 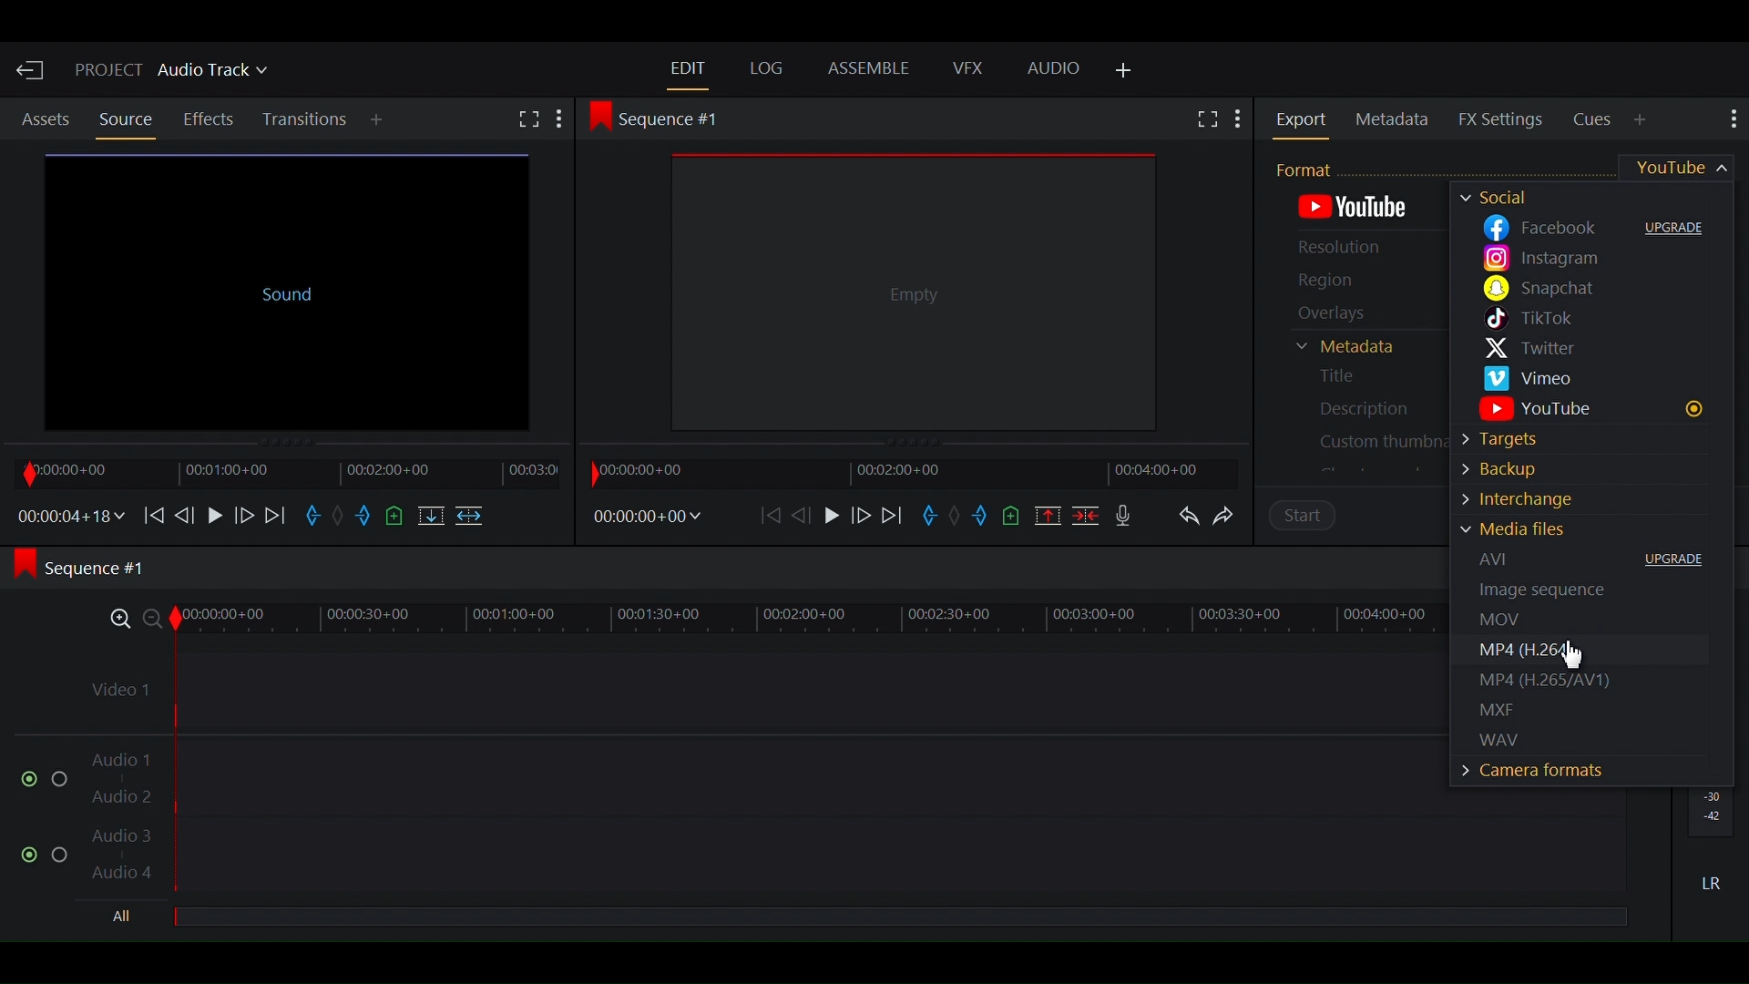 I want to click on MP4(H.265), so click(x=1587, y=650).